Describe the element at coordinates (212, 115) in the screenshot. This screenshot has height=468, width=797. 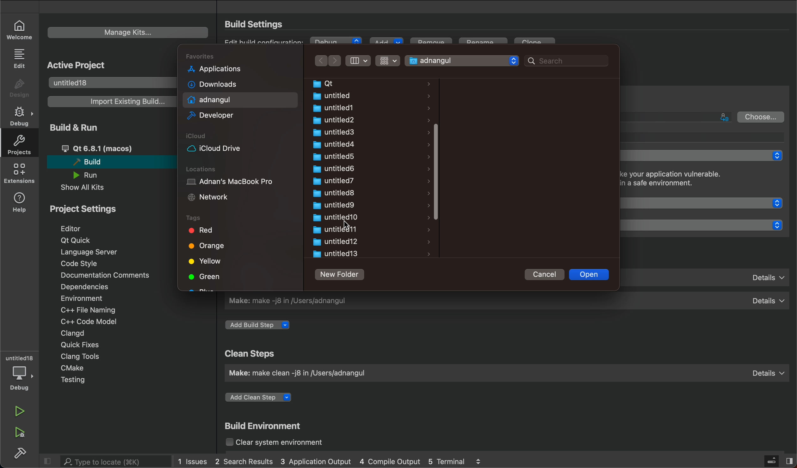
I see `Developer` at that location.